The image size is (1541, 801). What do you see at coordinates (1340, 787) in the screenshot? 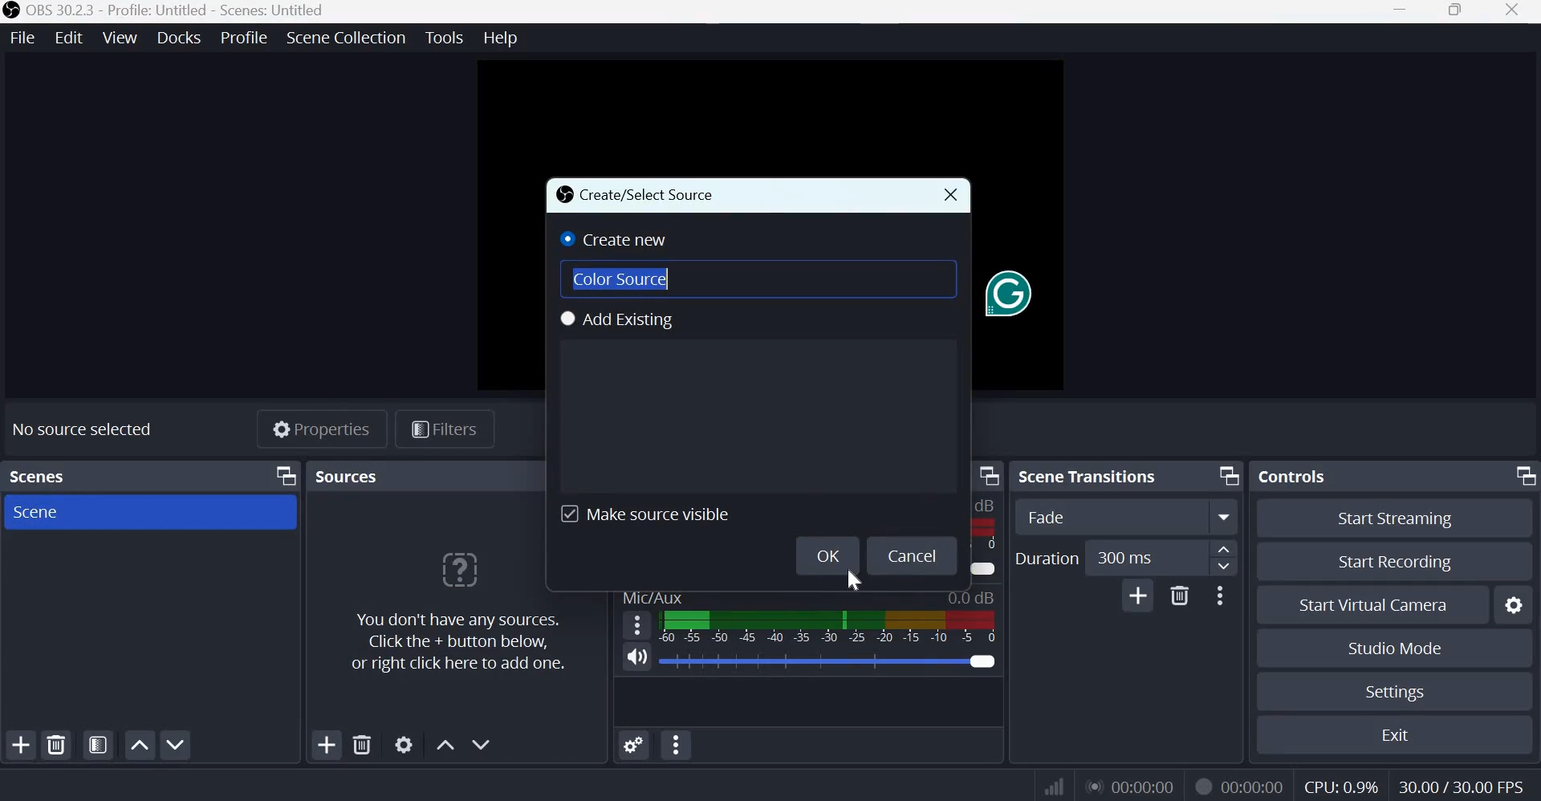
I see `CPU Usage` at bounding box center [1340, 787].